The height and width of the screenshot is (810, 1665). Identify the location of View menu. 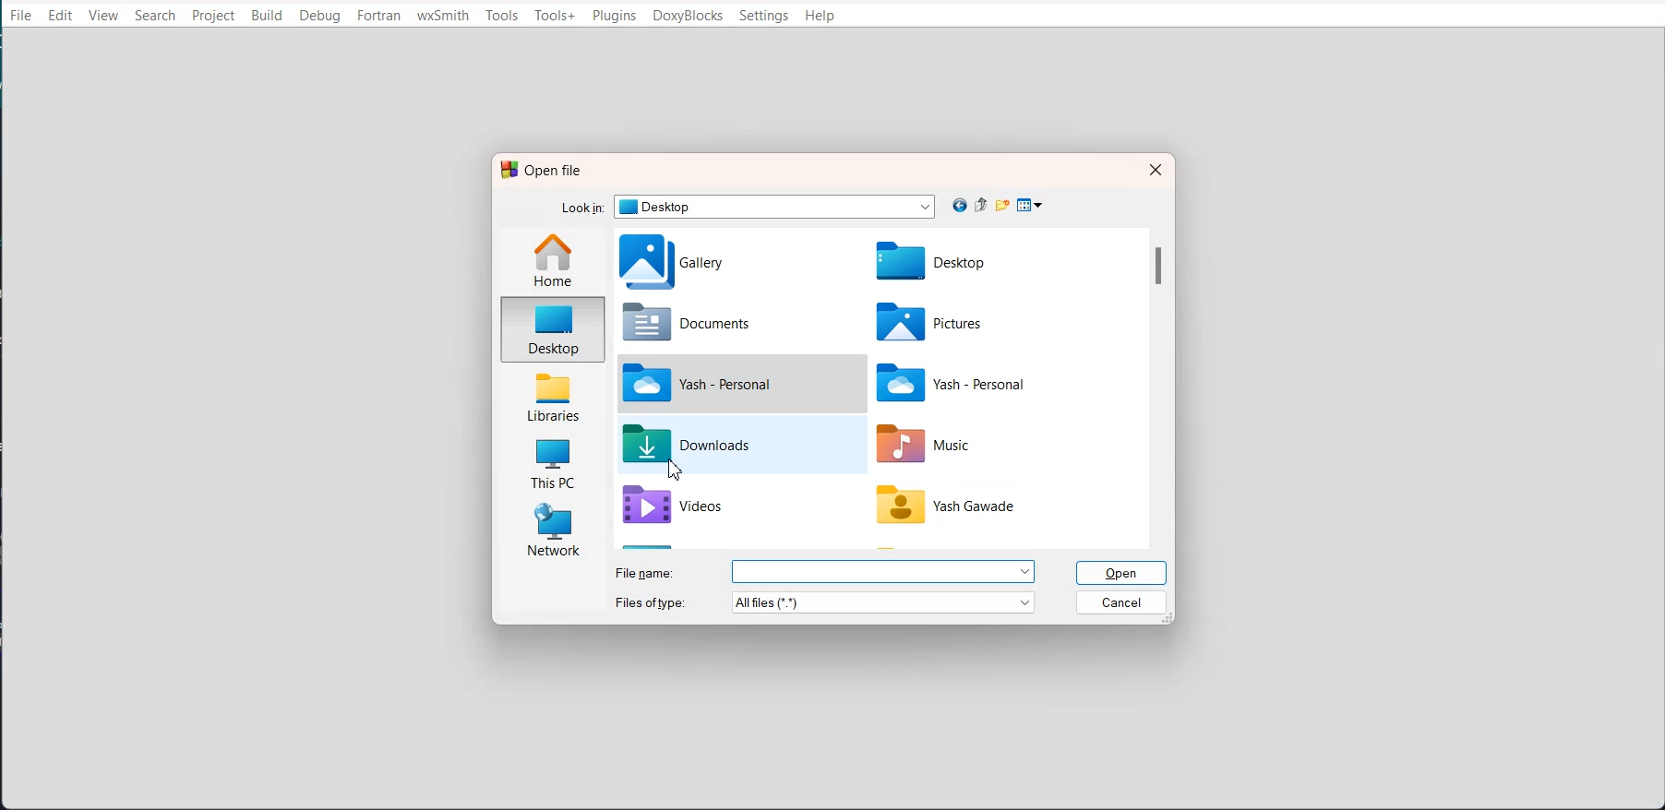
(1031, 206).